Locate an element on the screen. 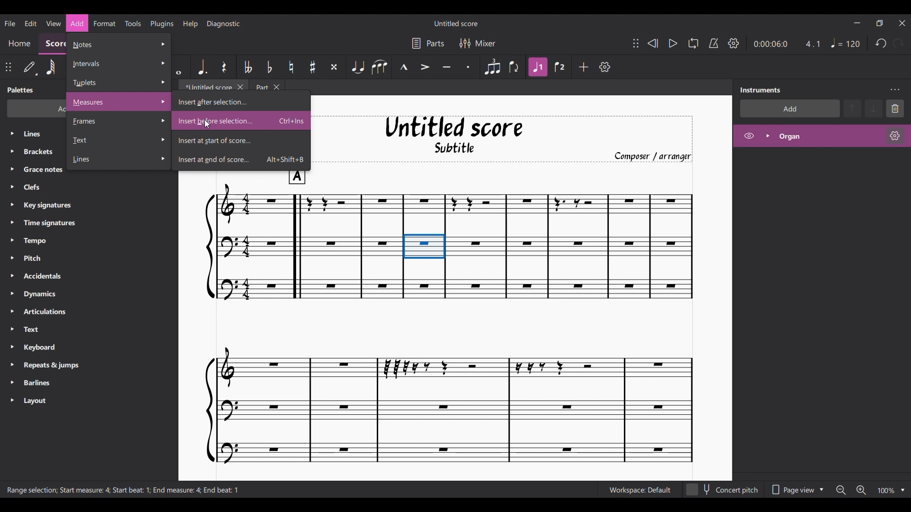 The image size is (911, 512). Expand respective palette is located at coordinates (12, 267).